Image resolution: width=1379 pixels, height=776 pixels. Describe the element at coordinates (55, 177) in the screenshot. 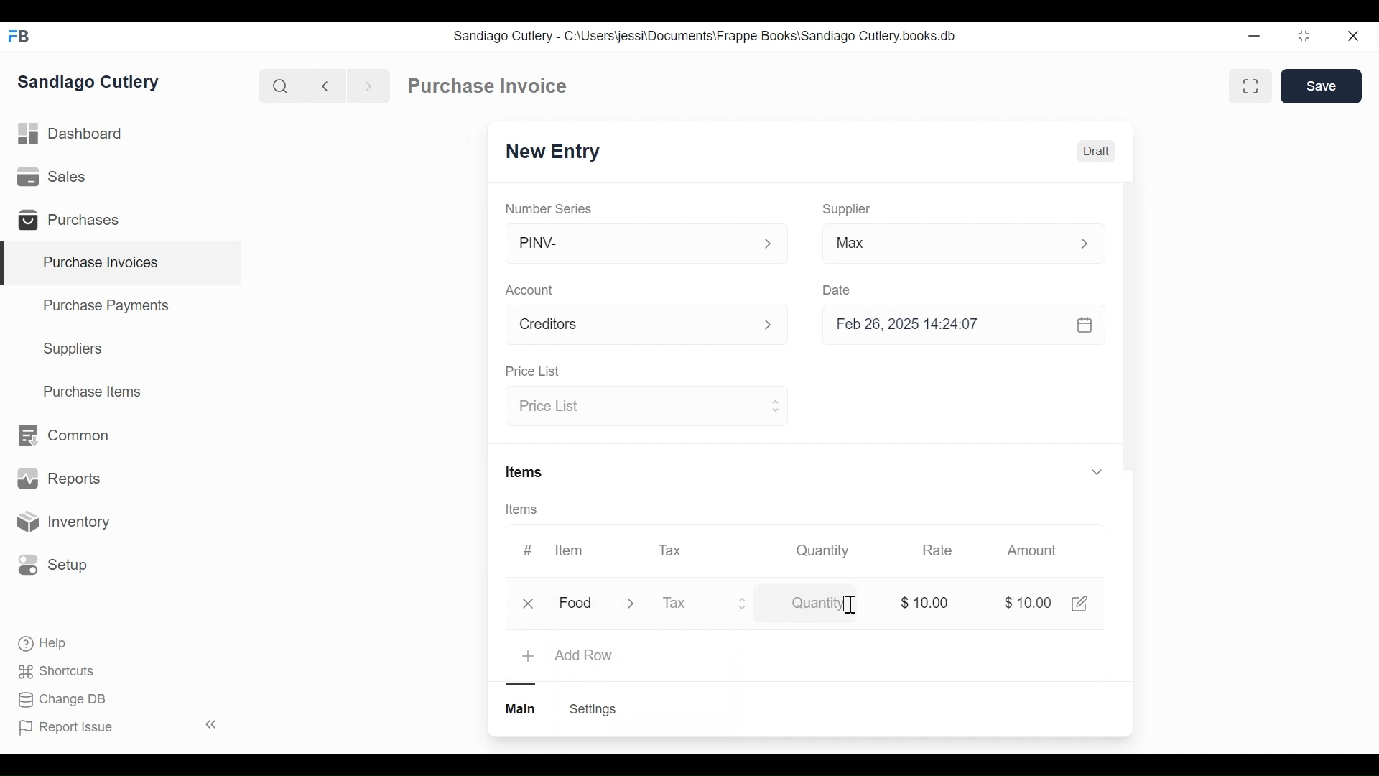

I see `Sales` at that location.